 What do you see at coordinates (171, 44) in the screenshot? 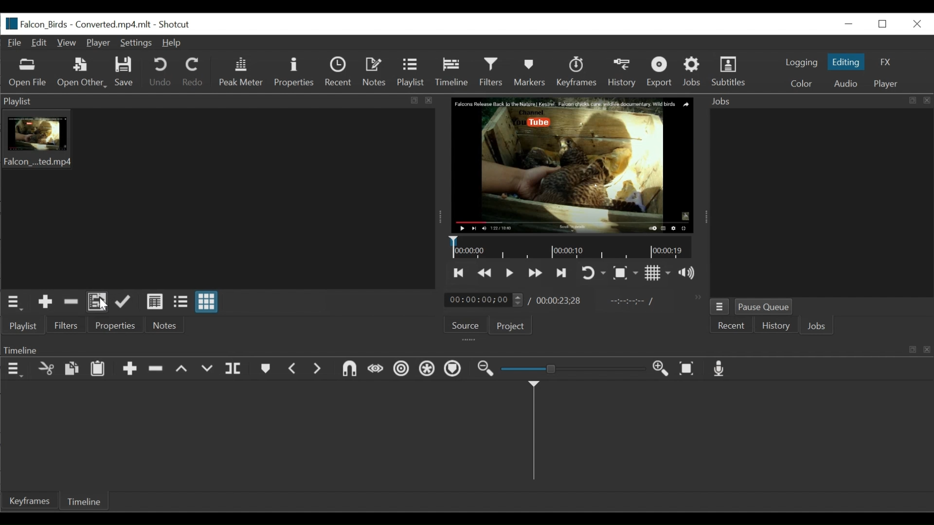
I see `Help` at bounding box center [171, 44].